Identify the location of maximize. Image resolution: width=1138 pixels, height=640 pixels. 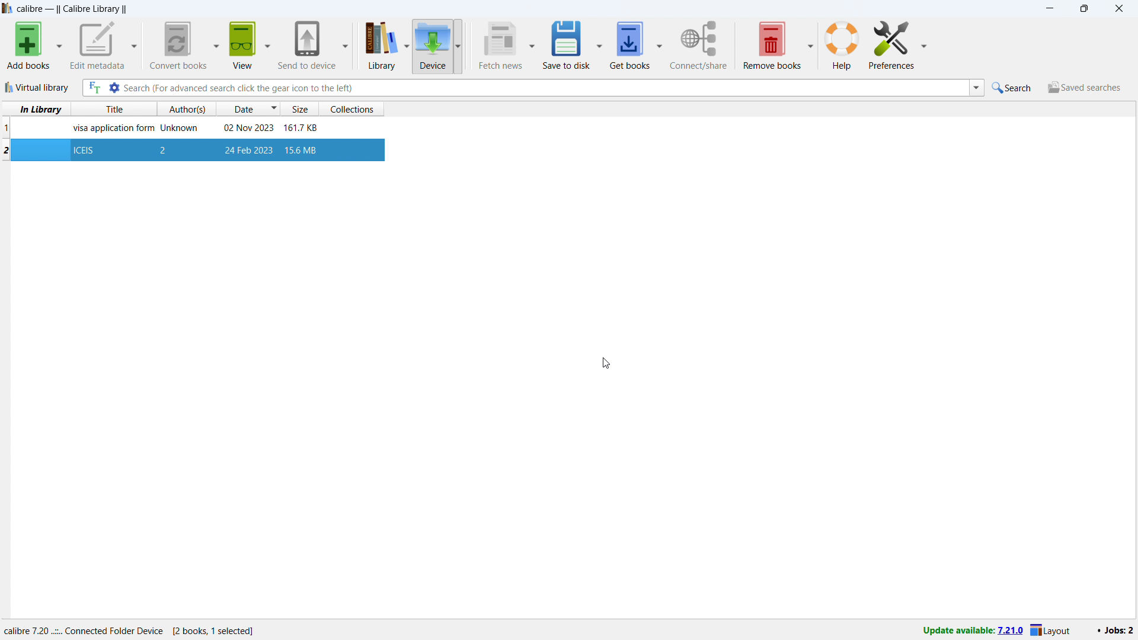
(1083, 9).